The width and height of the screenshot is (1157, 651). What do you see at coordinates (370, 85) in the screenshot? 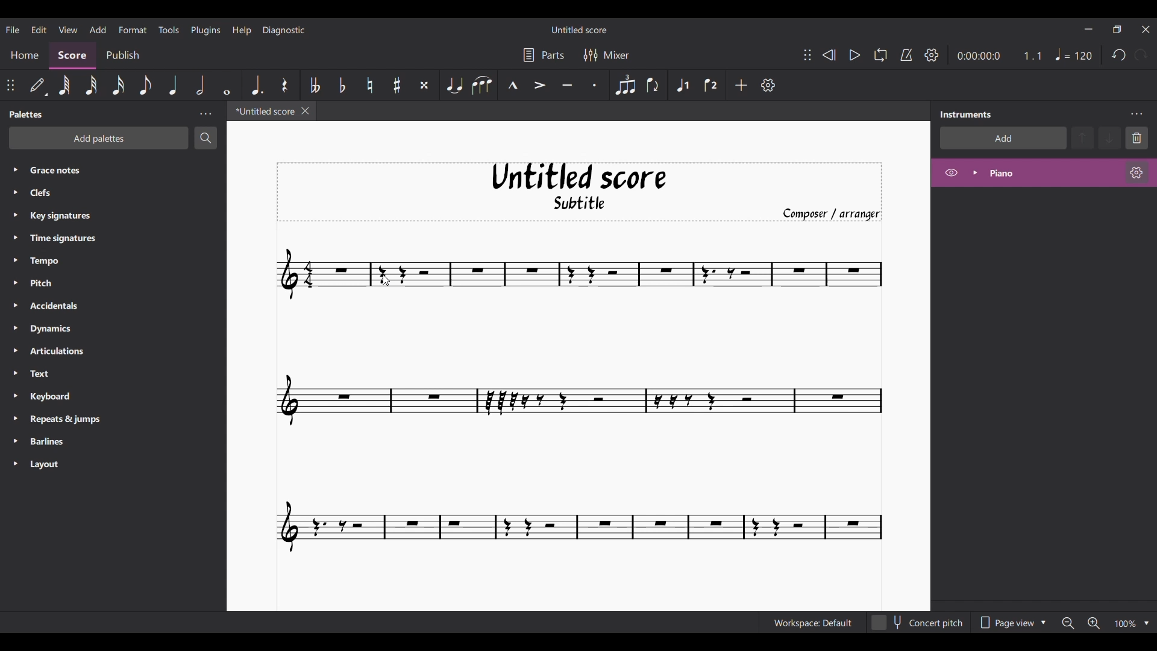
I see `Toggle natural` at bounding box center [370, 85].